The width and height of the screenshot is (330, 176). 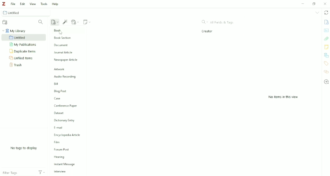 What do you see at coordinates (41, 22) in the screenshot?
I see `Filter Collections` at bounding box center [41, 22].